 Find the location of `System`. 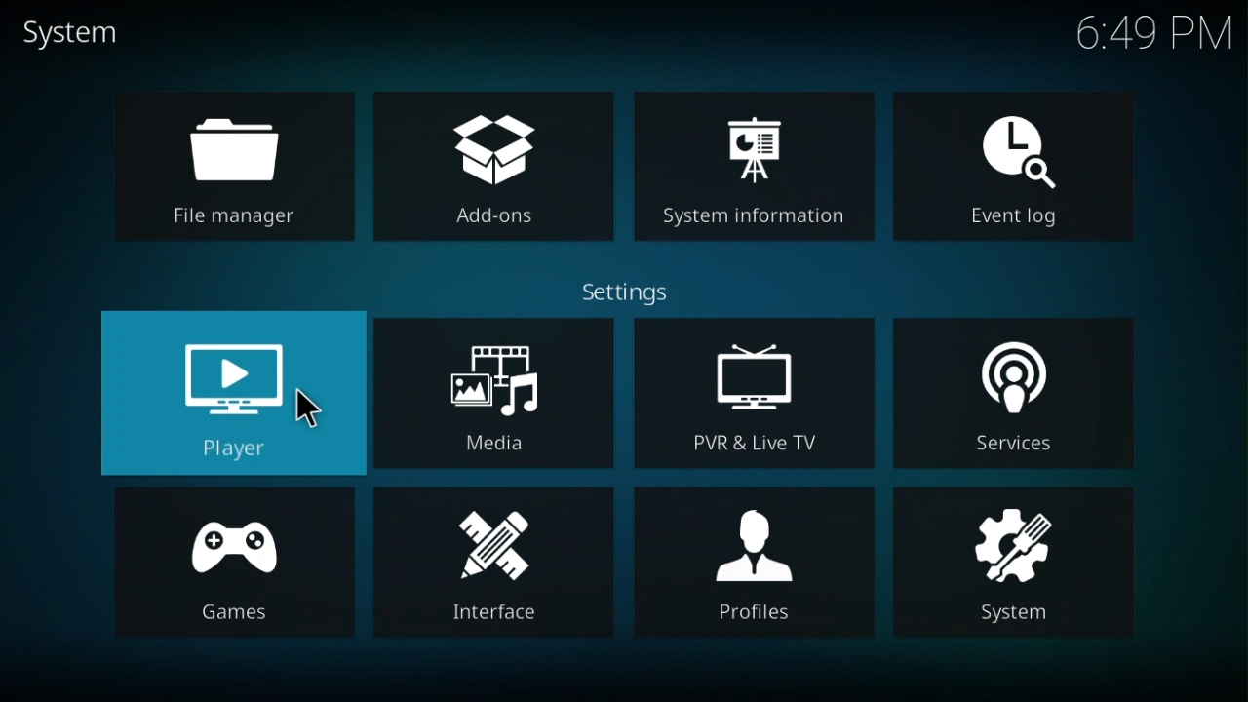

System is located at coordinates (1017, 568).